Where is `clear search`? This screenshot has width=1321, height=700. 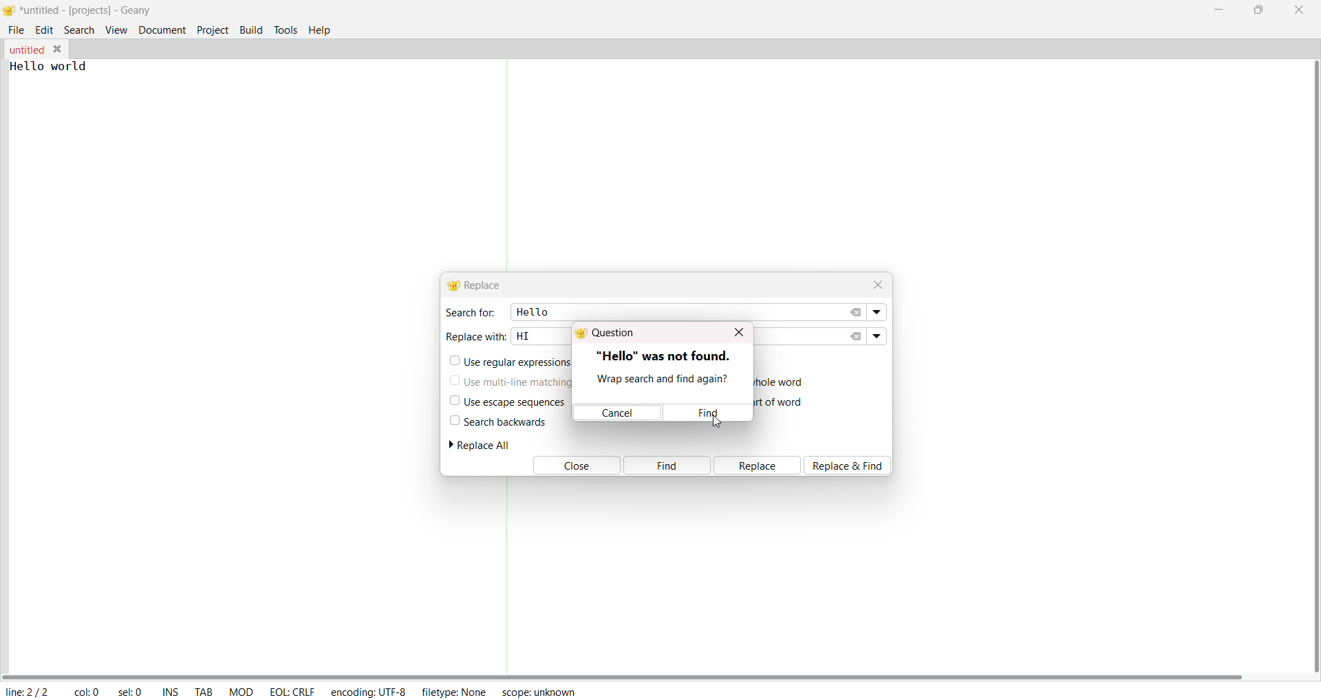
clear search is located at coordinates (857, 312).